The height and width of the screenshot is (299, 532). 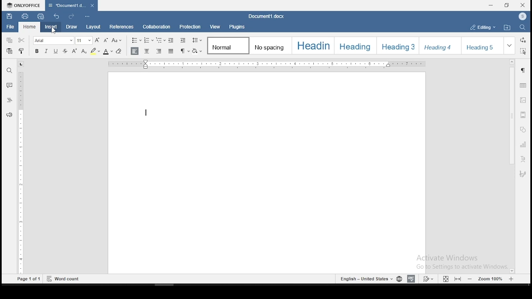 What do you see at coordinates (197, 50) in the screenshot?
I see `shading` at bounding box center [197, 50].